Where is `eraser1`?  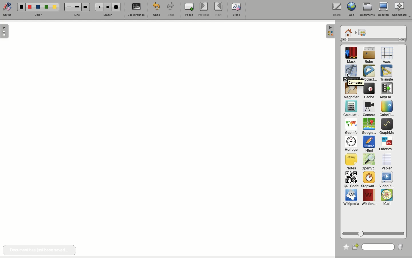
eraser1 is located at coordinates (99, 7).